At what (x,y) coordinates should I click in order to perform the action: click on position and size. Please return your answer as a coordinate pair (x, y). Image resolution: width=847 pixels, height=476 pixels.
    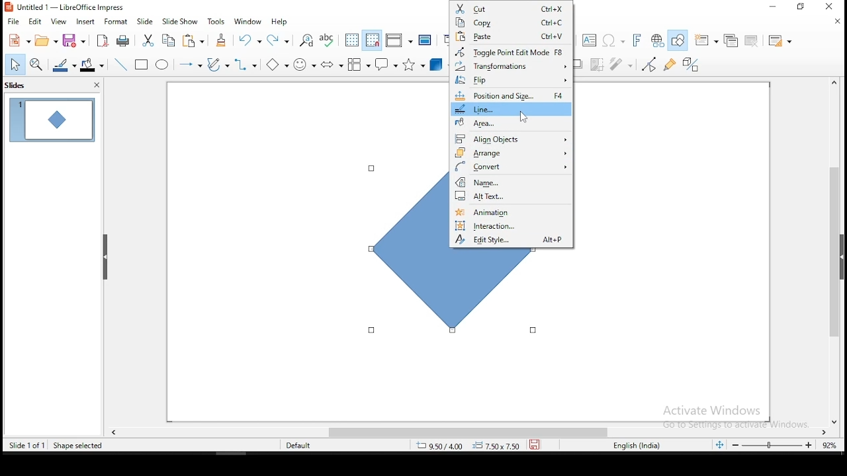
    Looking at the image, I should click on (512, 95).